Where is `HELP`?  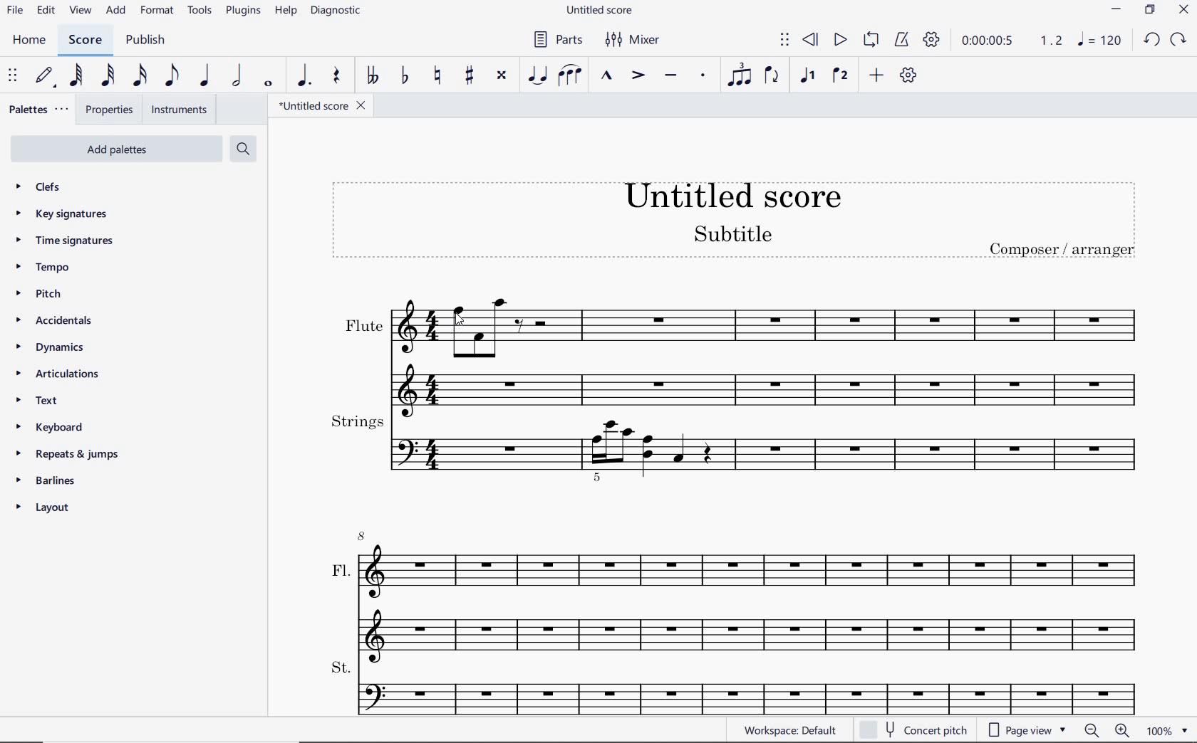 HELP is located at coordinates (285, 12).